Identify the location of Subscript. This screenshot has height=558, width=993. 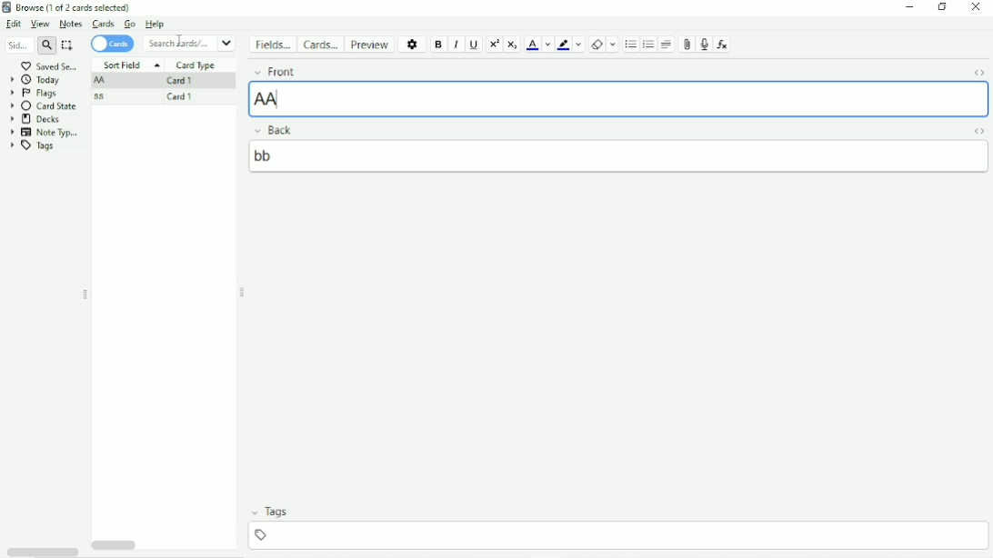
(513, 45).